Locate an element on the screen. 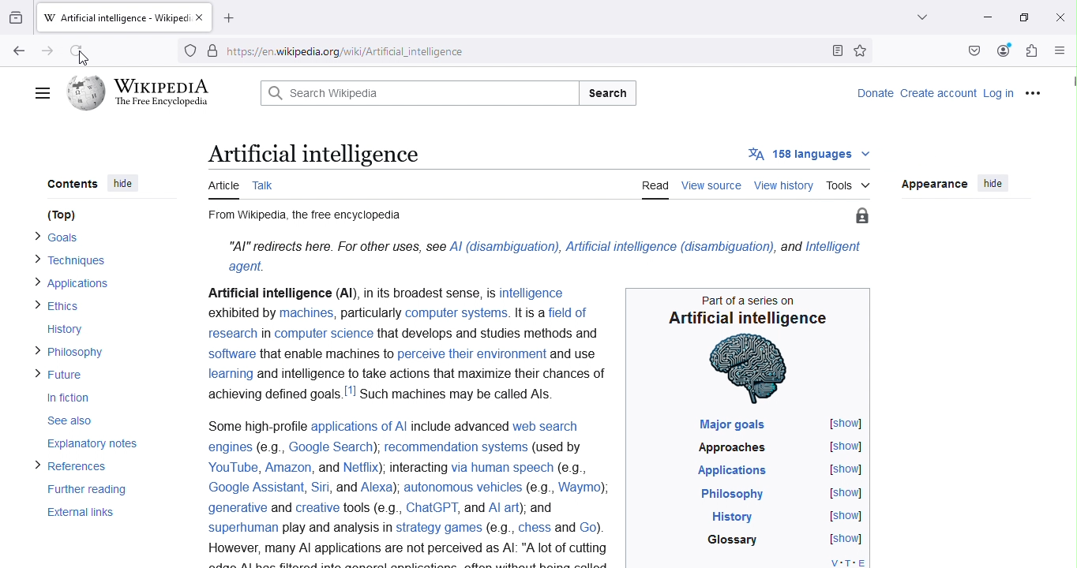 Image resolution: width=1077 pixels, height=568 pixels. Artificial intelligence (Al), in its broadest sense, Is is located at coordinates (348, 293).